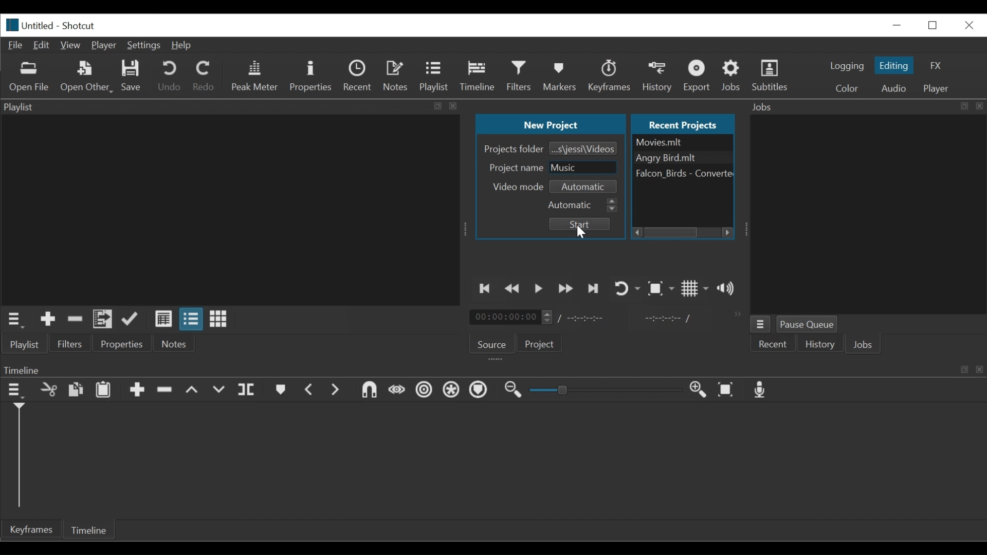 The height and width of the screenshot is (555, 987). What do you see at coordinates (895, 65) in the screenshot?
I see `Editing` at bounding box center [895, 65].